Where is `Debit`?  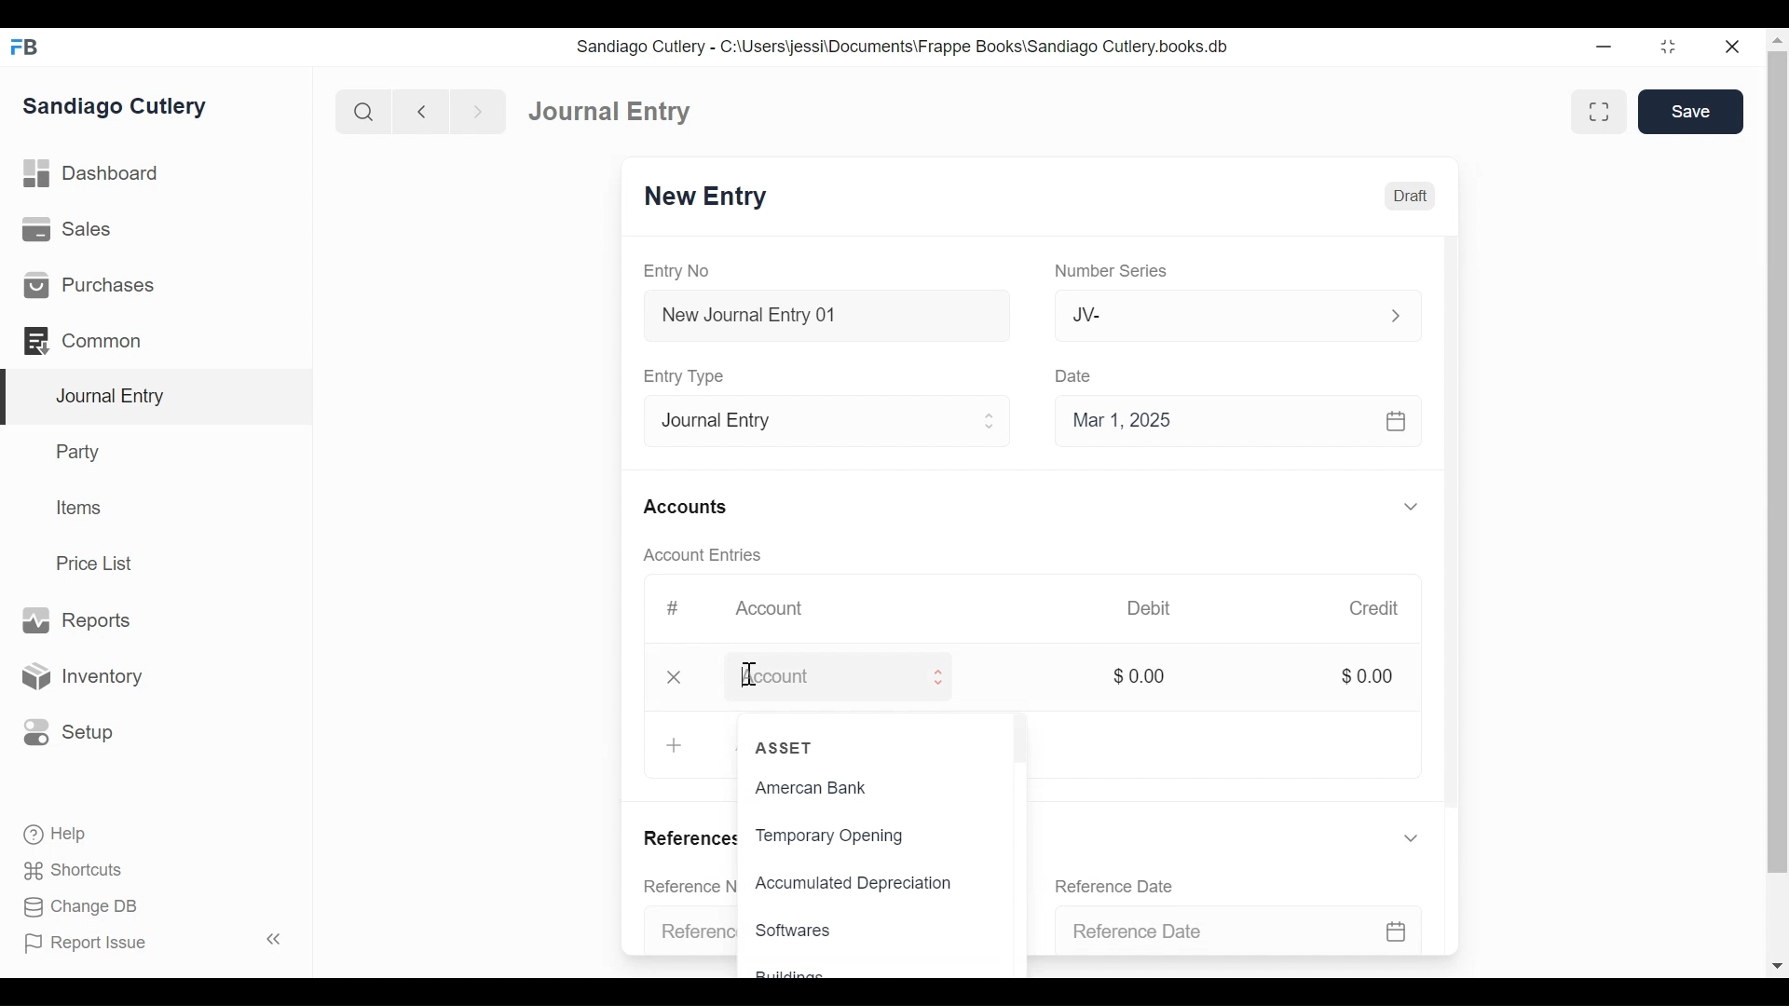
Debit is located at coordinates (1165, 608).